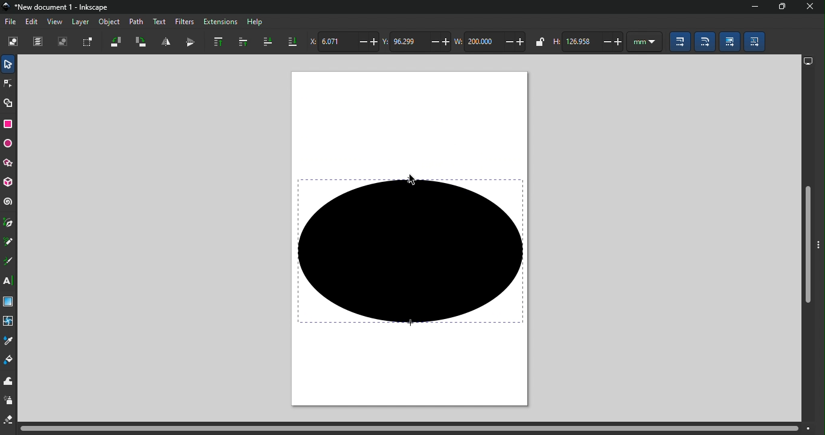 This screenshot has width=825, height=435. I want to click on unit, so click(643, 41).